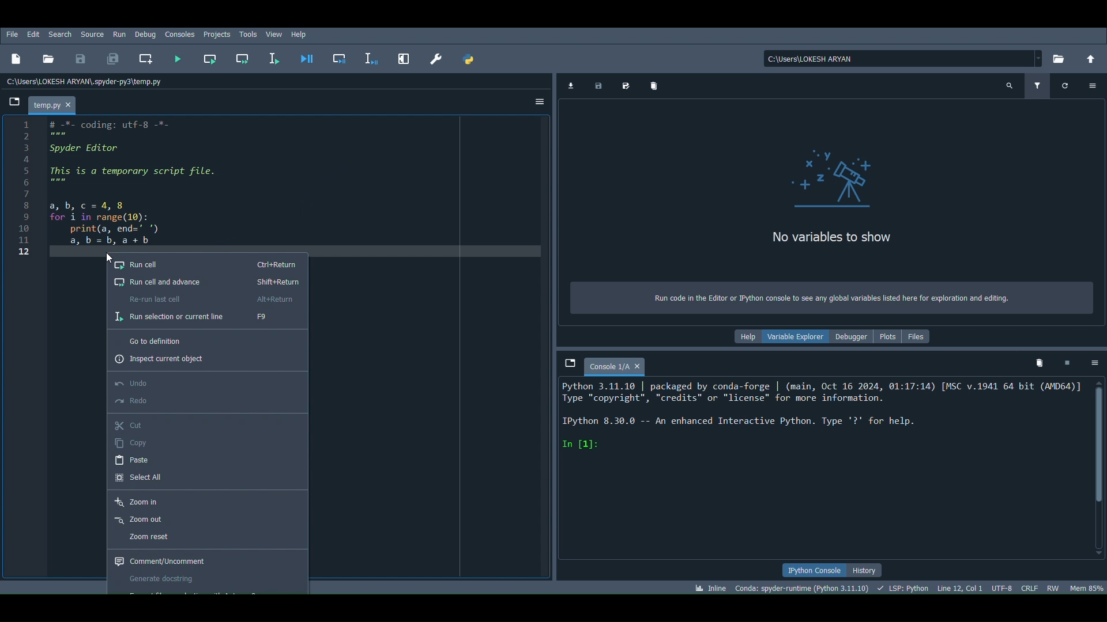 This screenshot has width=1107, height=622. I want to click on Global memory usage, so click(1086, 588).